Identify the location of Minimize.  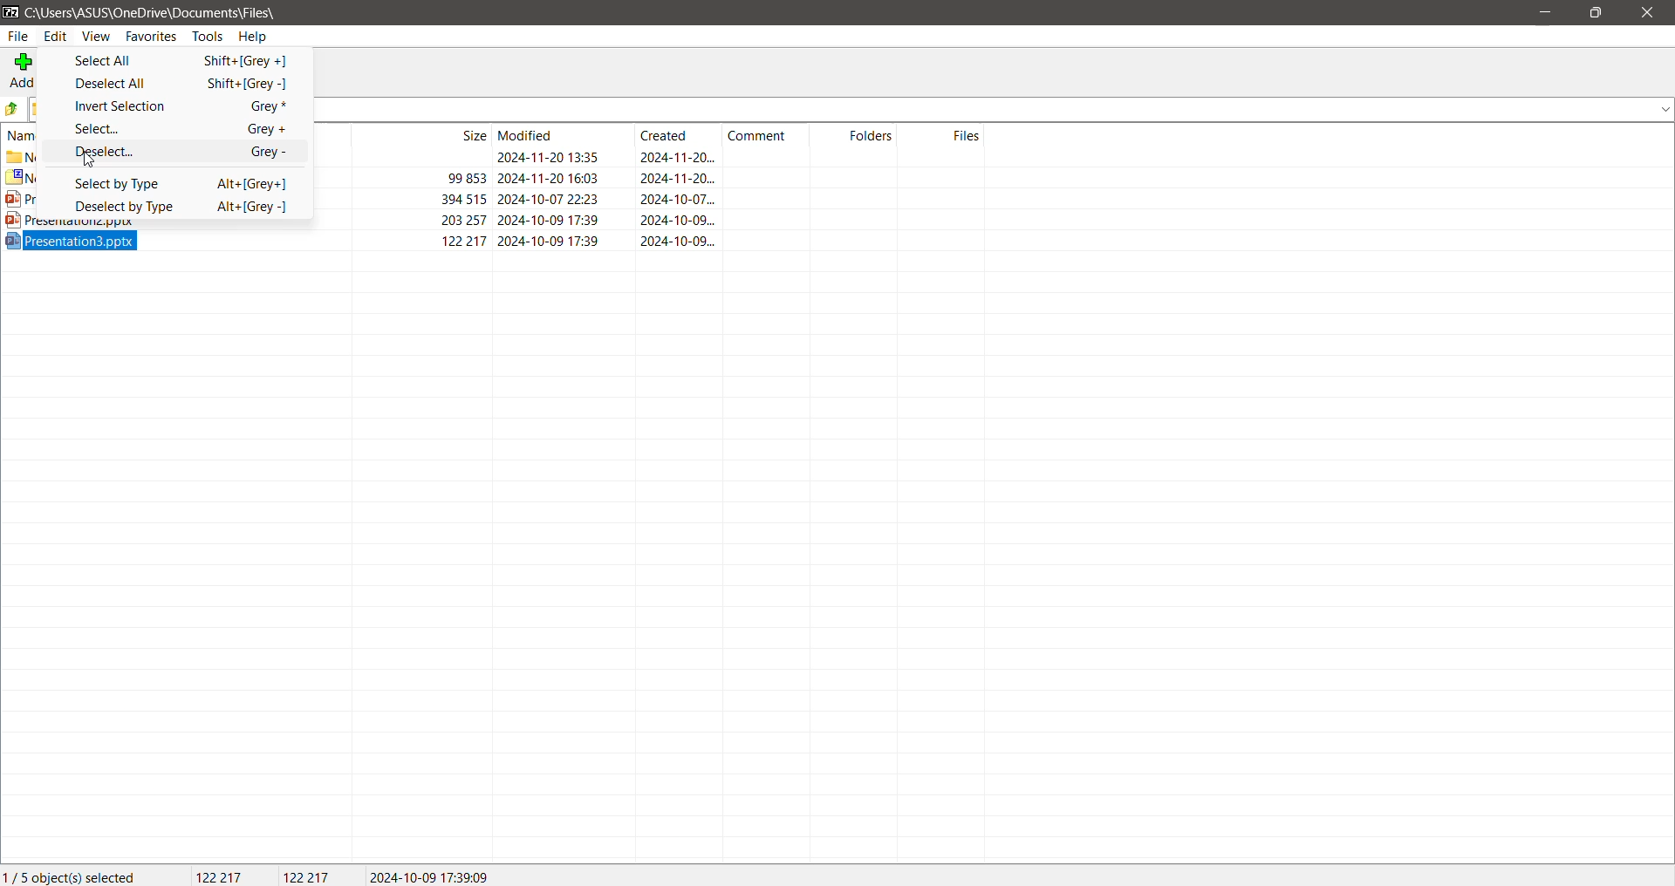
(1544, 12).